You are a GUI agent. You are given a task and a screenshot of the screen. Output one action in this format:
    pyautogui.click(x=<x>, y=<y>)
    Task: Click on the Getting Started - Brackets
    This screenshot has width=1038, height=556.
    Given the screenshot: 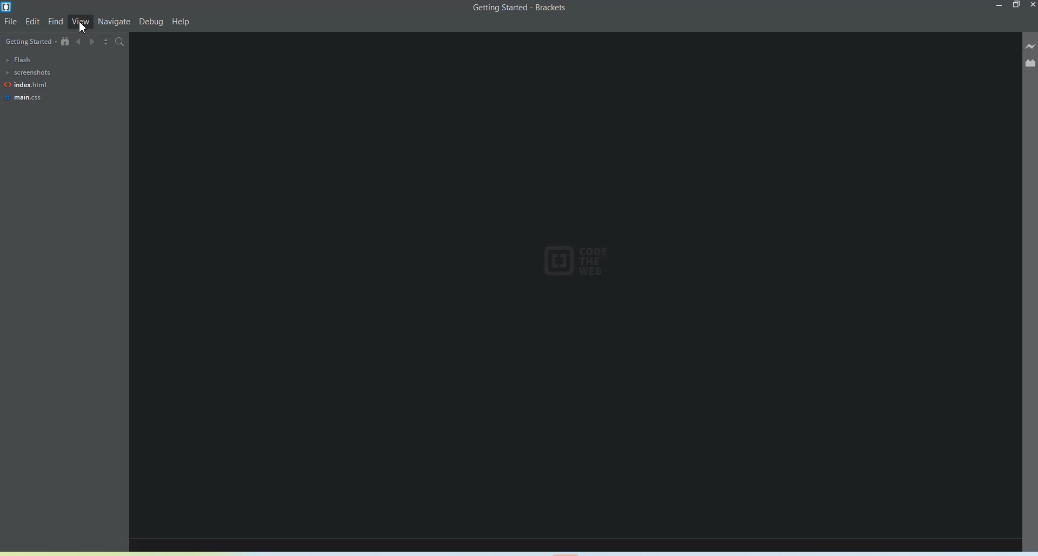 What is the action you would take?
    pyautogui.click(x=521, y=8)
    